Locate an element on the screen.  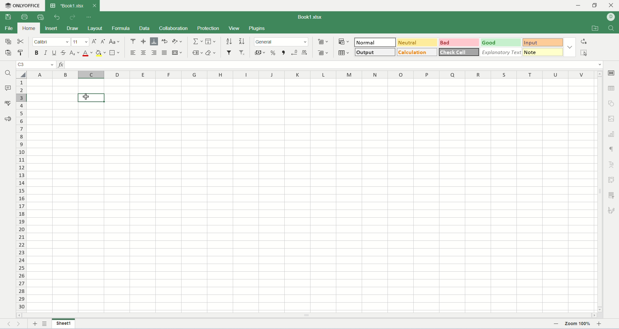
horizontal scroll bar is located at coordinates (307, 315).